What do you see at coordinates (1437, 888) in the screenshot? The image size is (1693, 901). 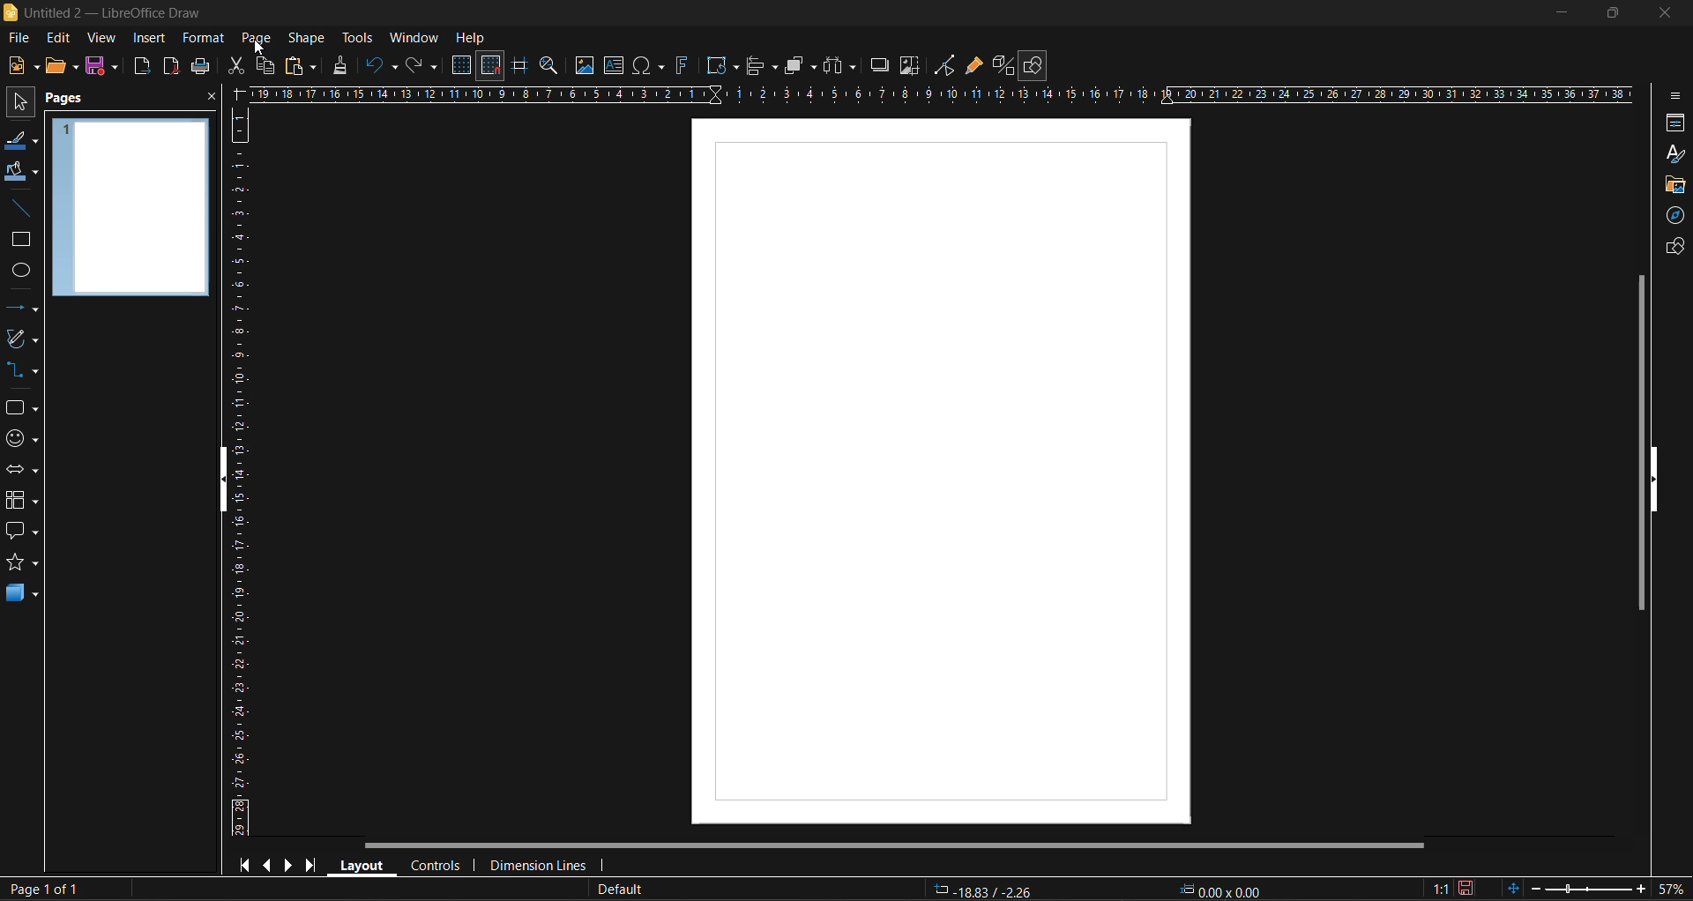 I see `scaling factor` at bounding box center [1437, 888].